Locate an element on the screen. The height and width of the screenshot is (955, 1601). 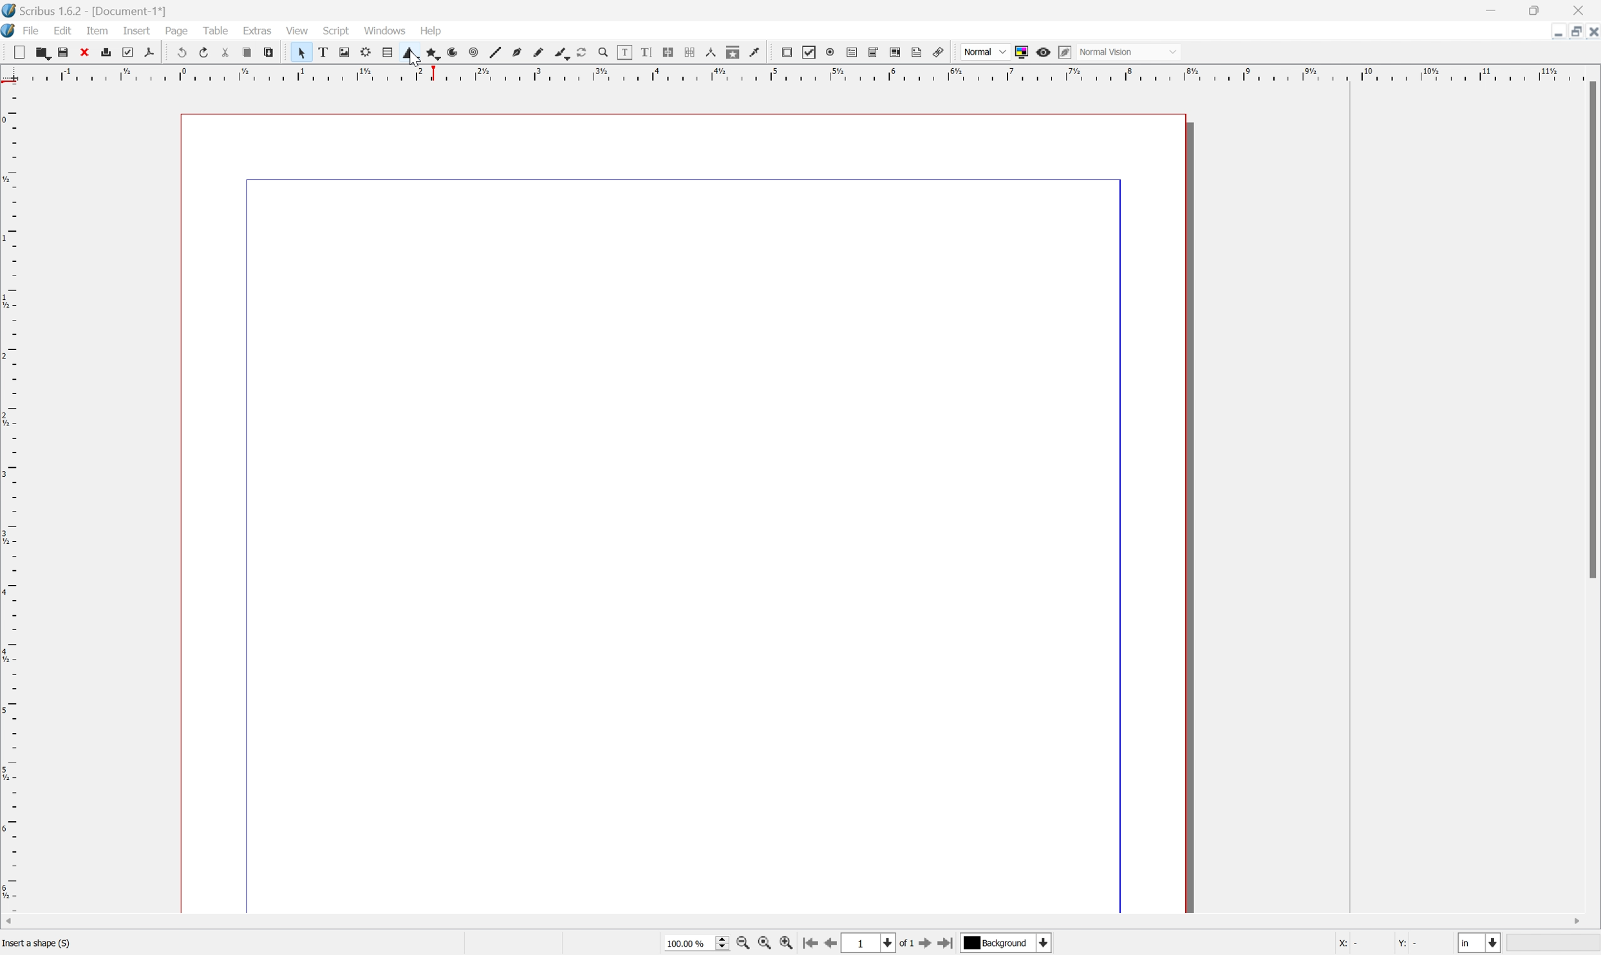
Link annotation is located at coordinates (940, 51).